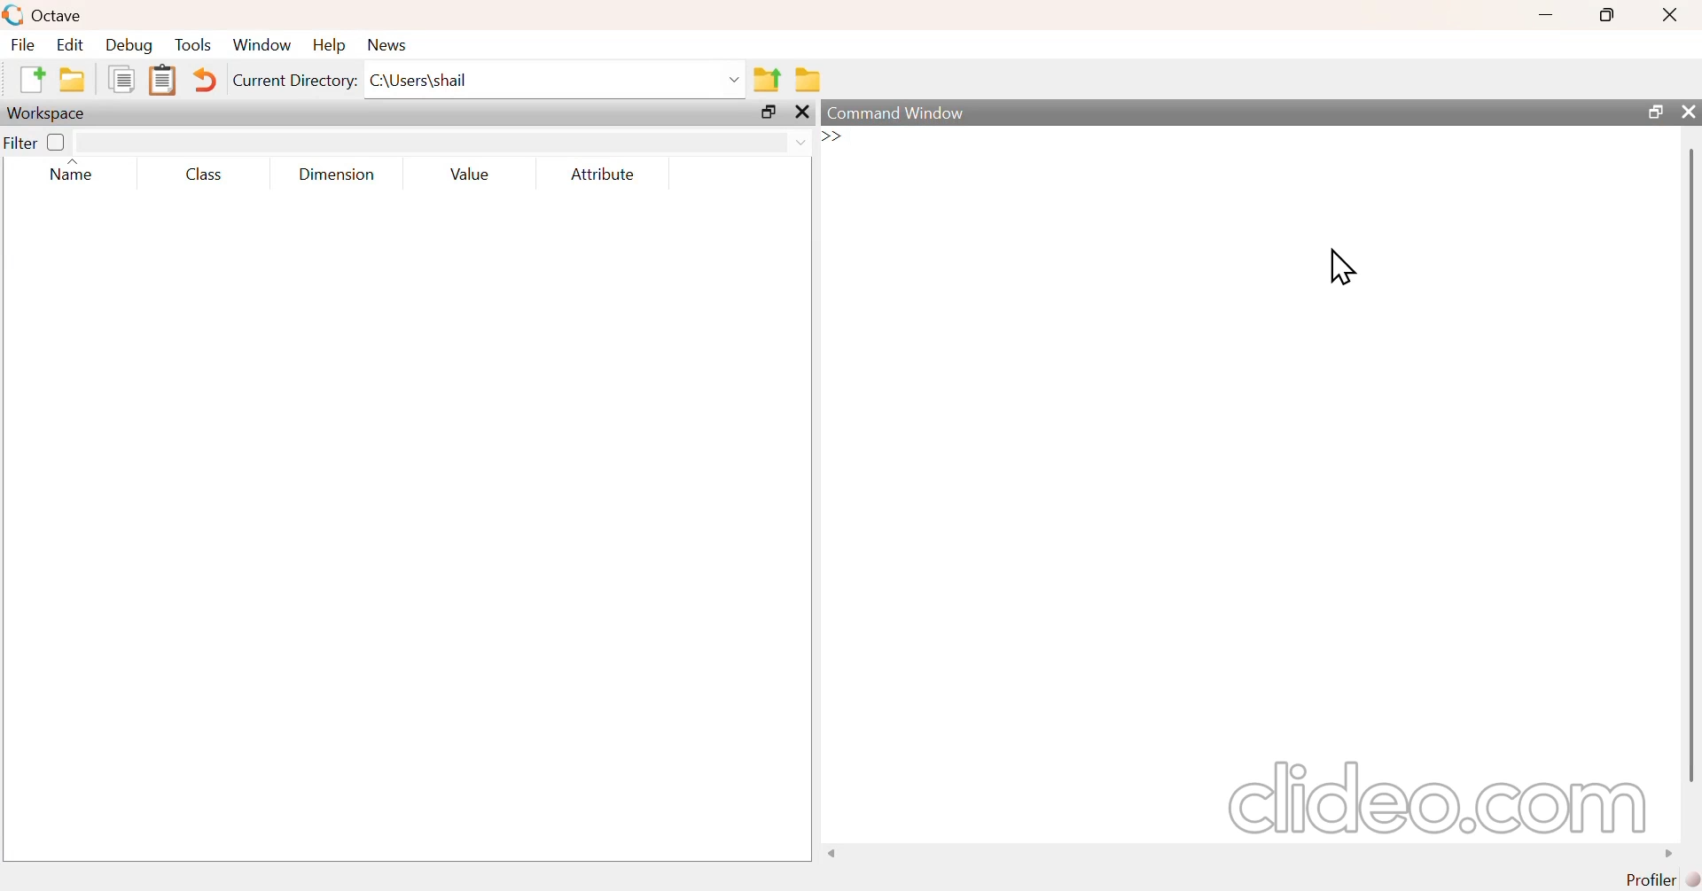 This screenshot has height=891, width=1702. Describe the element at coordinates (1667, 879) in the screenshot. I see `profiler` at that location.